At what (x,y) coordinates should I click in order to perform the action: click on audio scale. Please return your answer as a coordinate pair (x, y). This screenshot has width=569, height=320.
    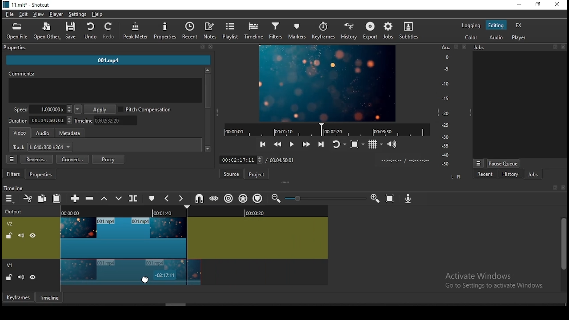
    Looking at the image, I should click on (452, 106).